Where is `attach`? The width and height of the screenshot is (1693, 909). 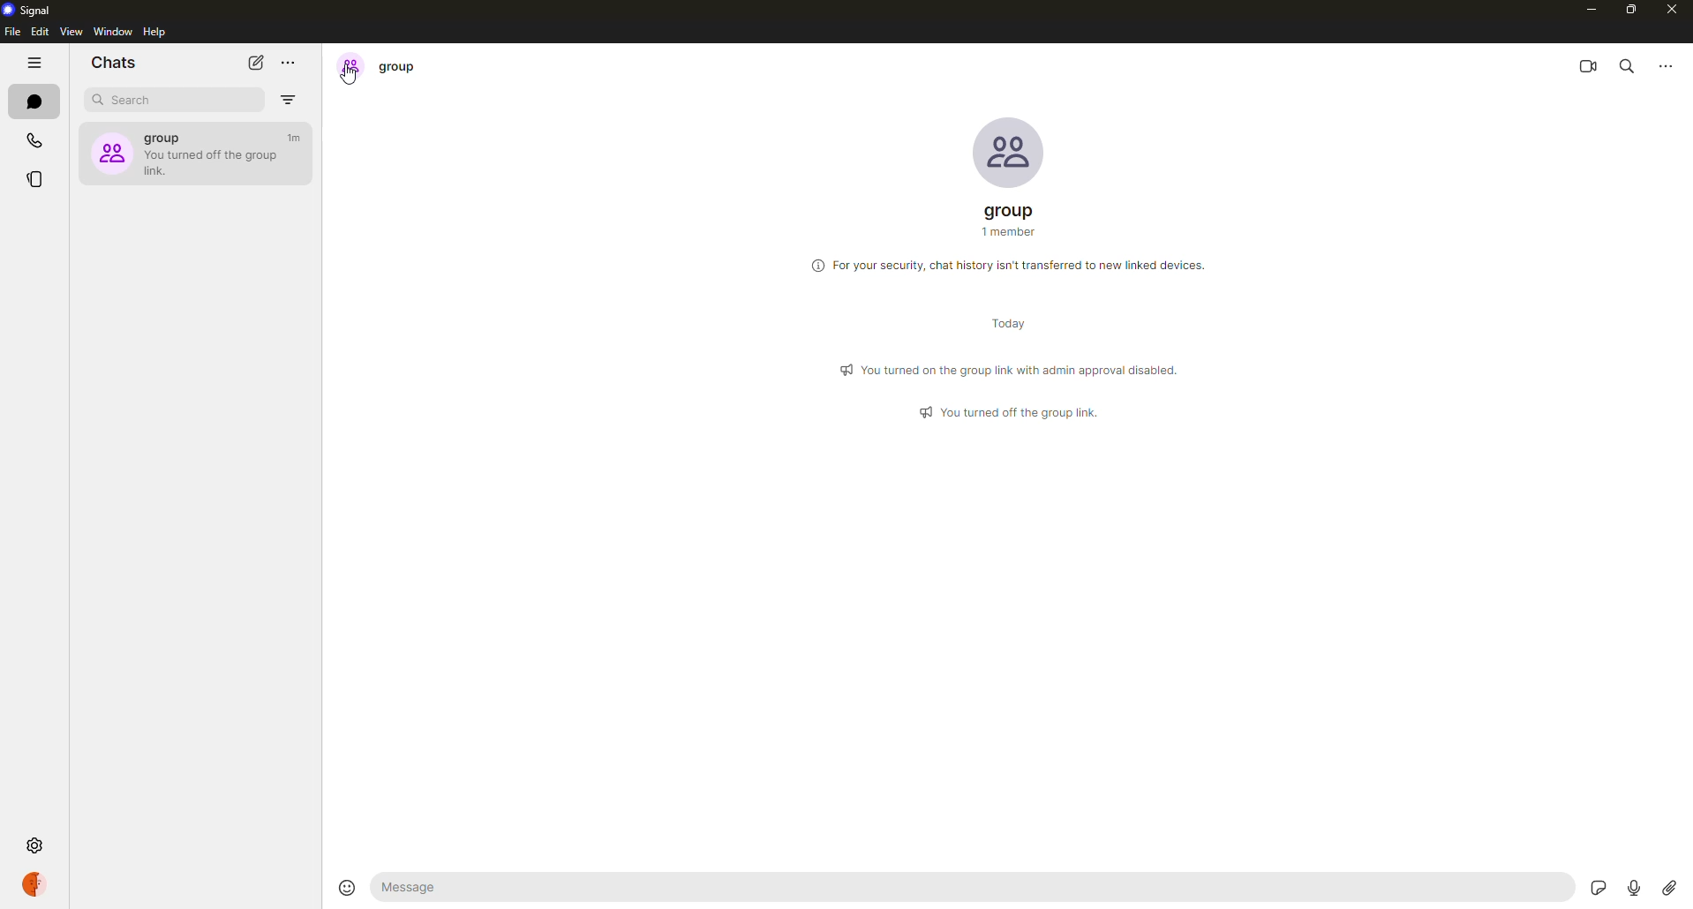 attach is located at coordinates (1670, 886).